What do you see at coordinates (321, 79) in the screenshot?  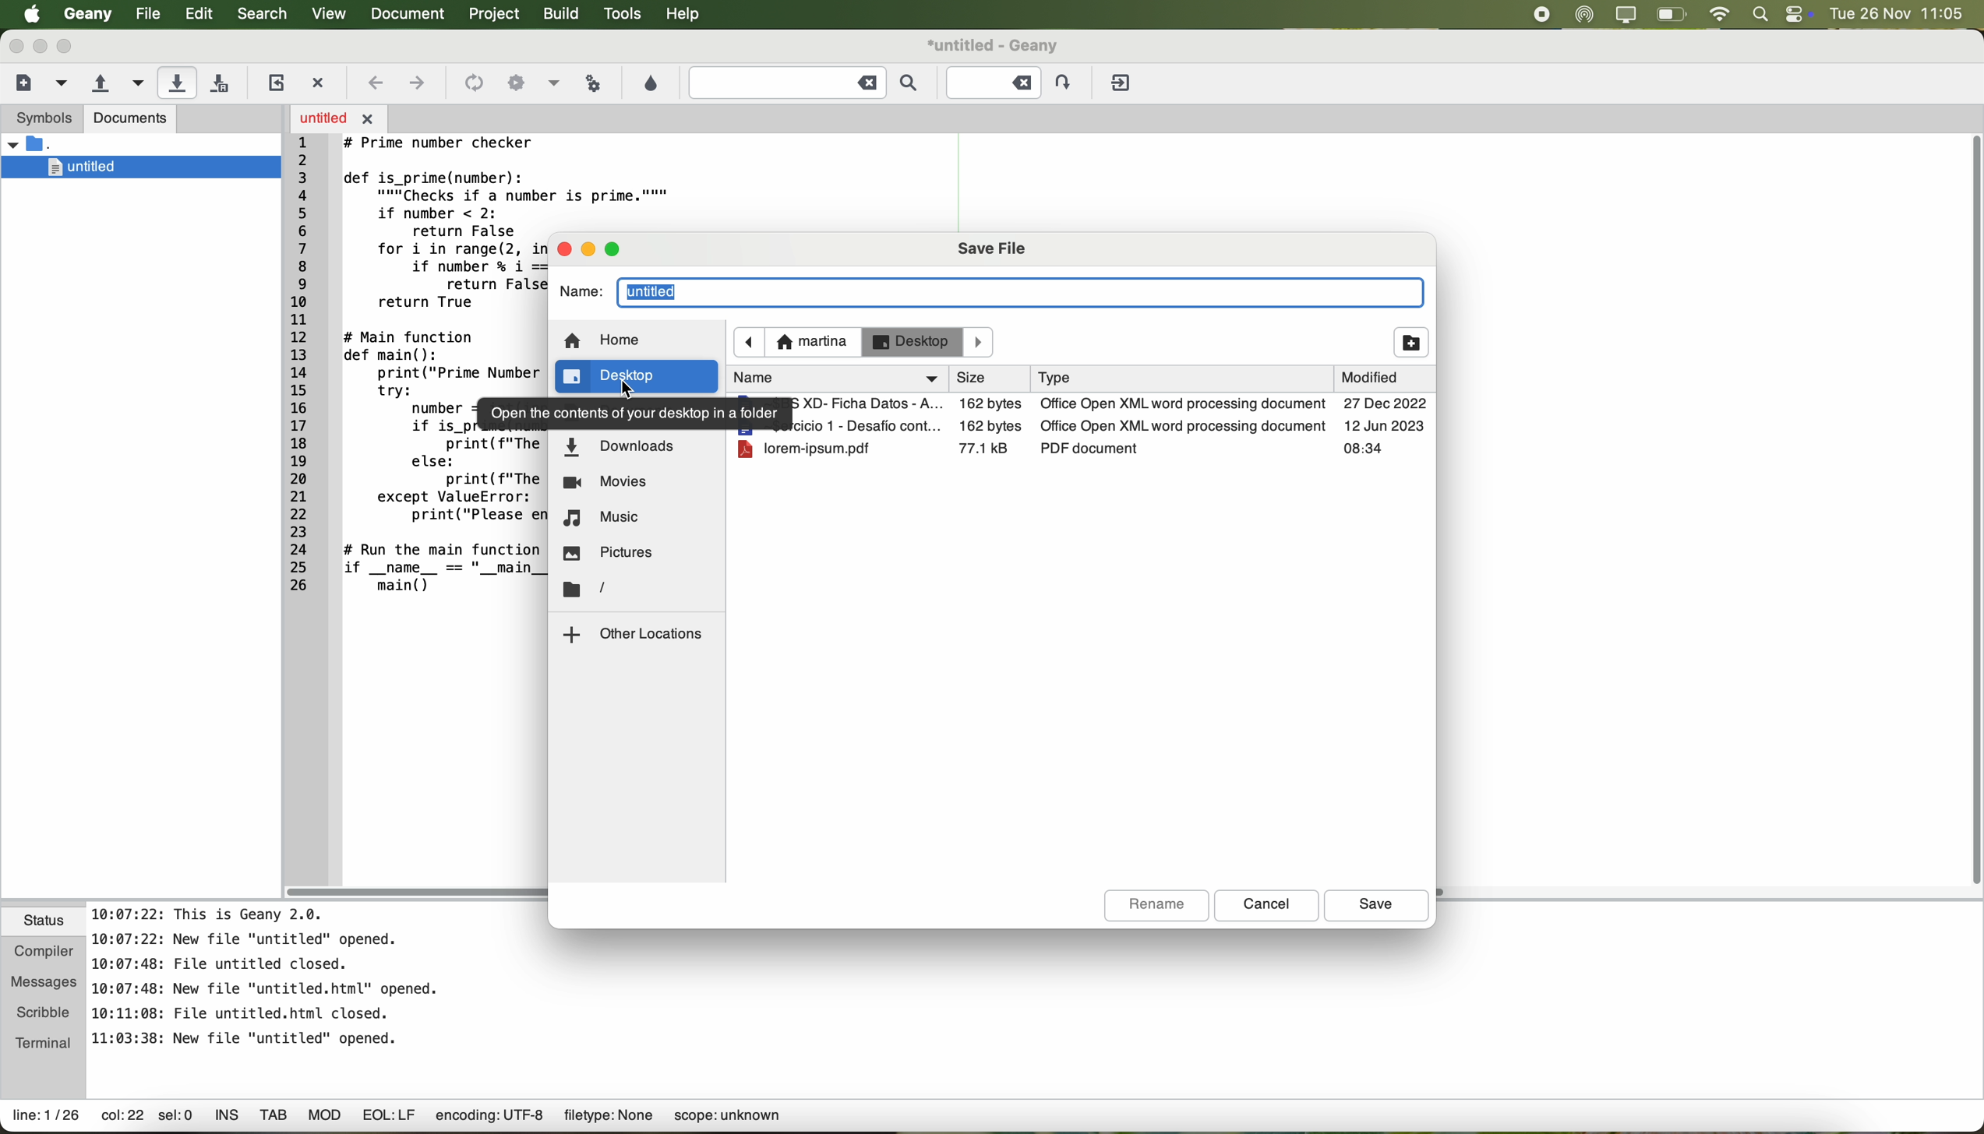 I see `close the current file` at bounding box center [321, 79].